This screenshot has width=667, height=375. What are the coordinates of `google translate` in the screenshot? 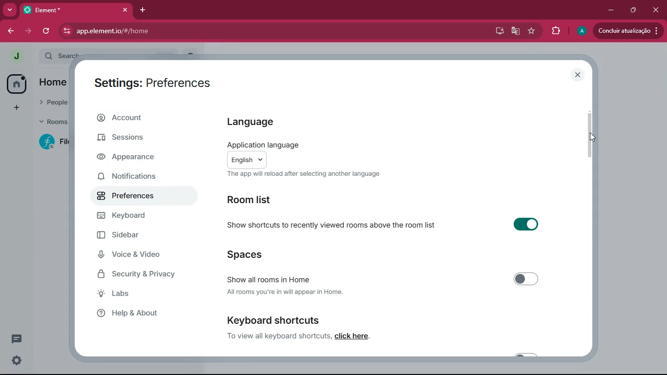 It's located at (516, 31).